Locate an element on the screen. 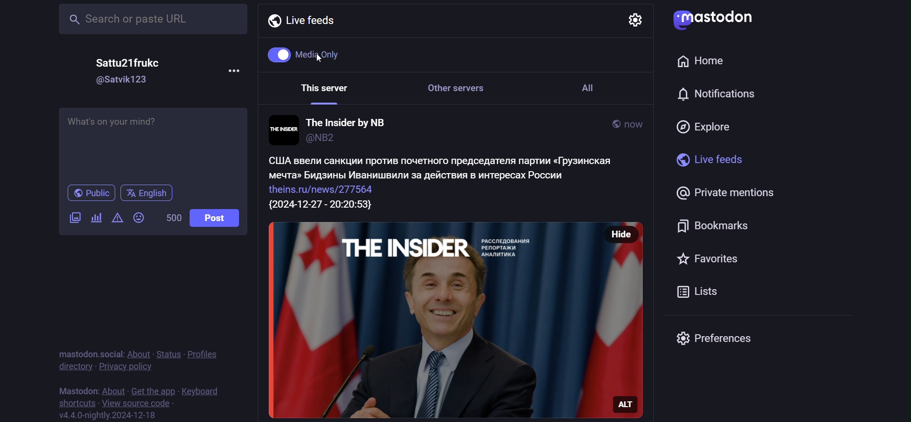 The height and width of the screenshot is (422, 911). home is located at coordinates (703, 59).